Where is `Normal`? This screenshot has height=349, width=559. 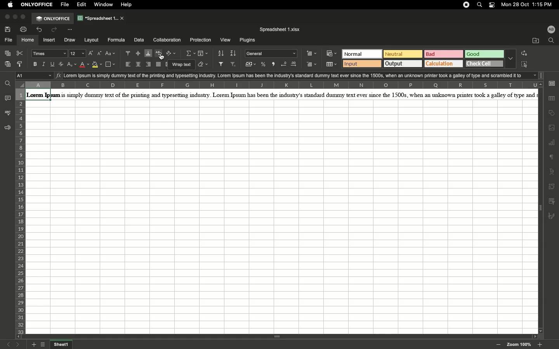 Normal is located at coordinates (362, 54).